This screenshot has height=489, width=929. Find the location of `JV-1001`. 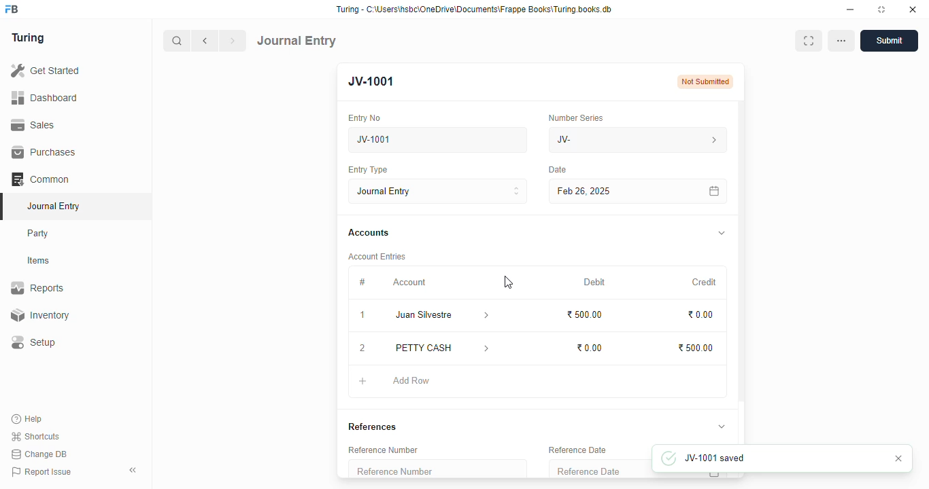

JV-1001 is located at coordinates (373, 81).